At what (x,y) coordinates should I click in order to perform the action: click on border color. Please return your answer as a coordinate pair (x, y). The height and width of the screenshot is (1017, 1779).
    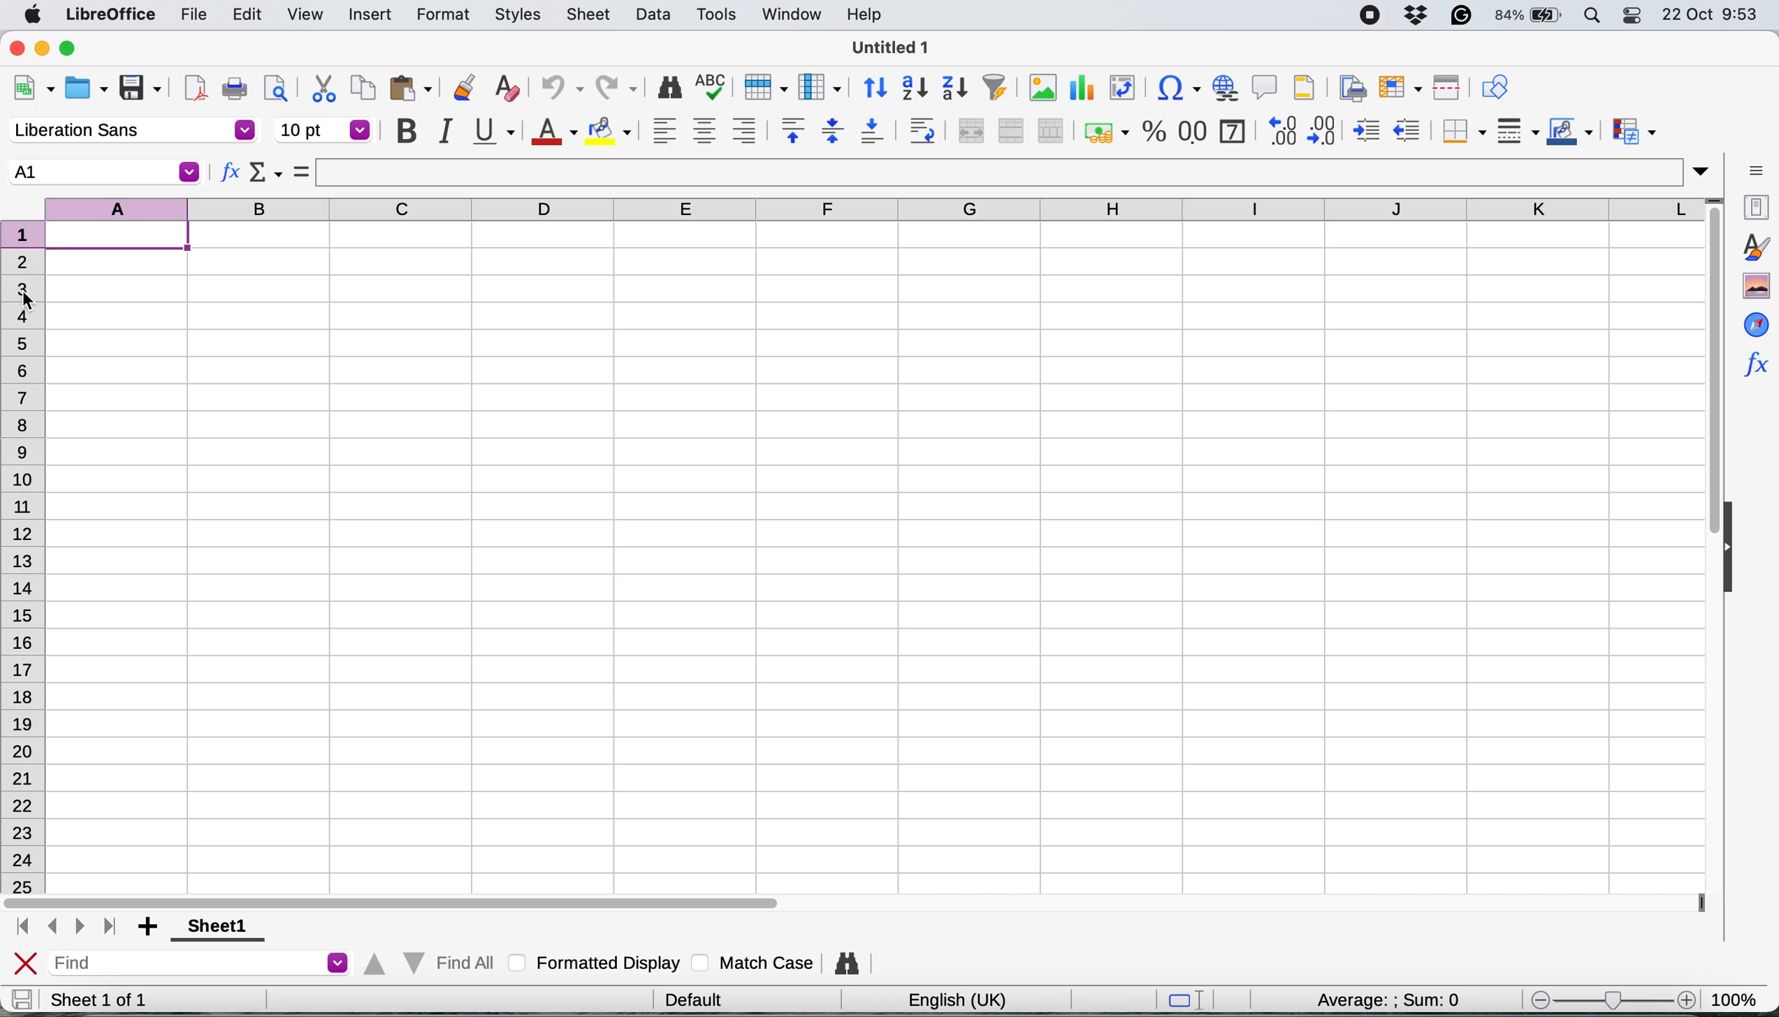
    Looking at the image, I should click on (1570, 133).